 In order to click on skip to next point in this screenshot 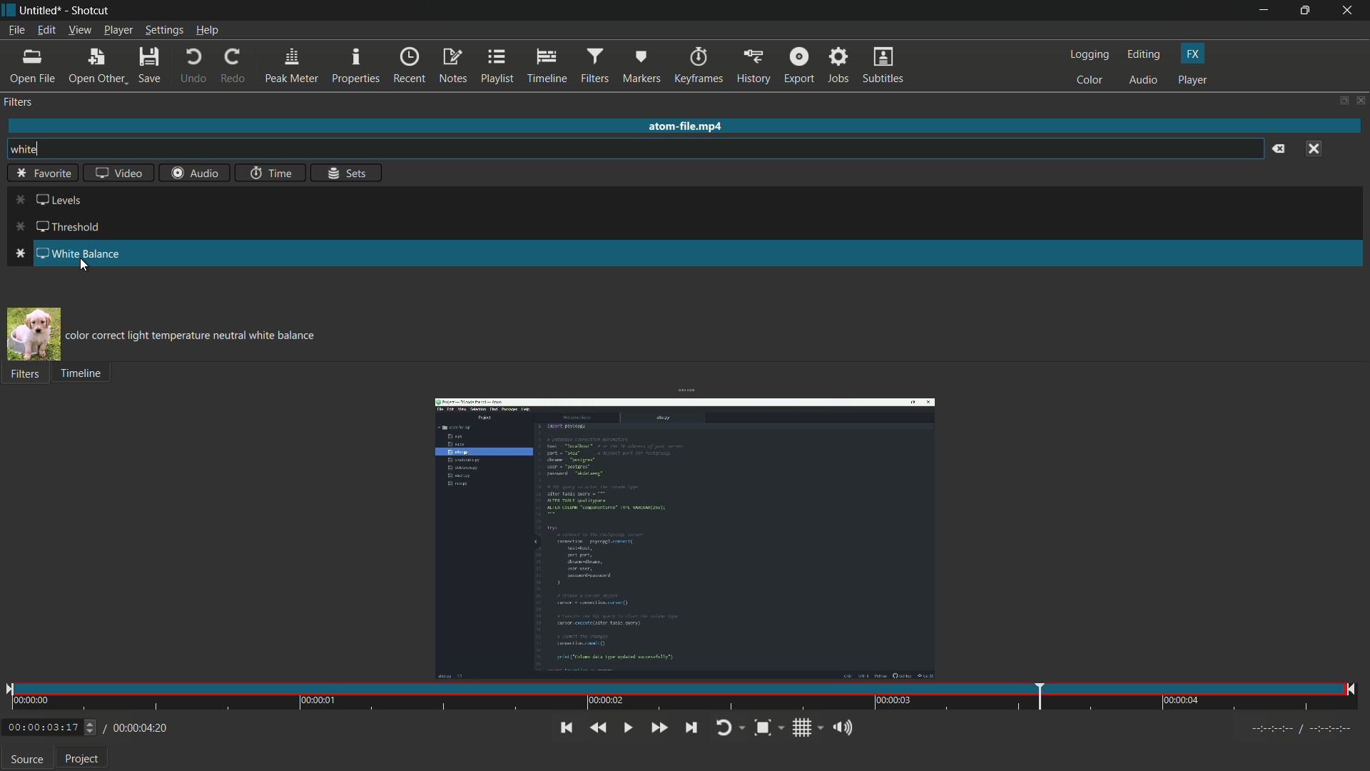, I will do `click(691, 728)`.